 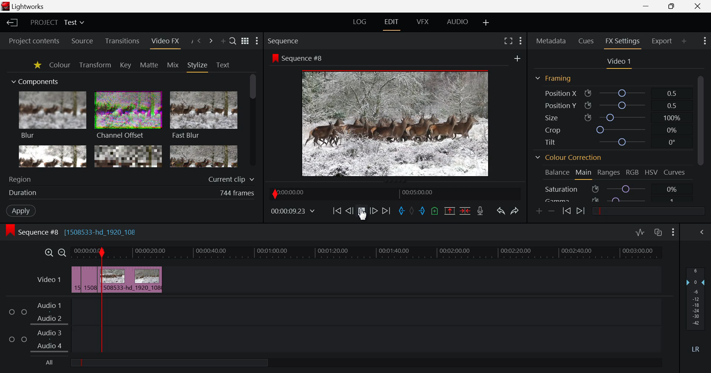 I want to click on Key, so click(x=125, y=65).